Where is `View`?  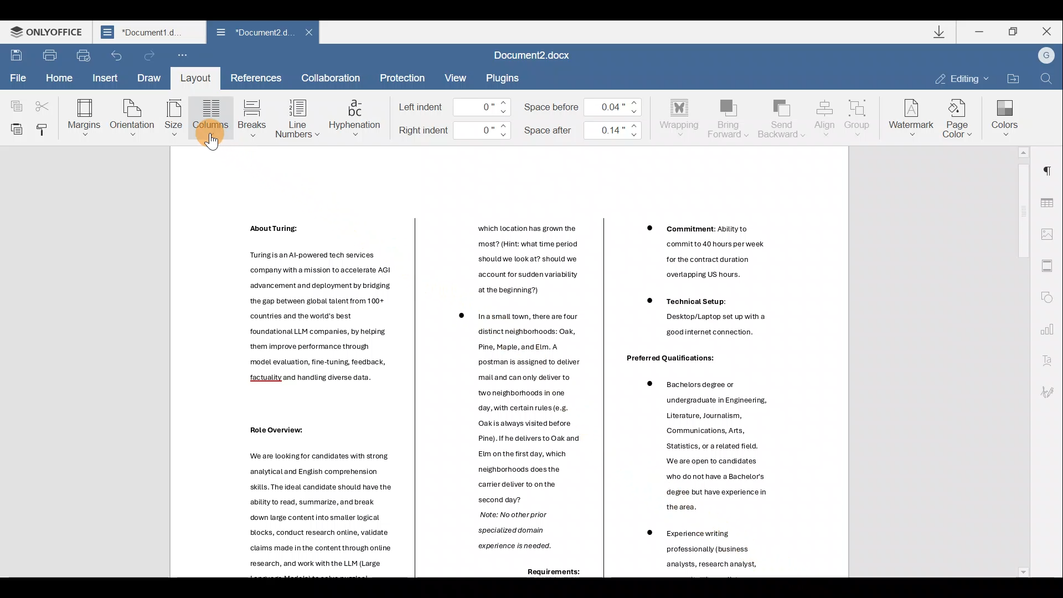
View is located at coordinates (456, 78).